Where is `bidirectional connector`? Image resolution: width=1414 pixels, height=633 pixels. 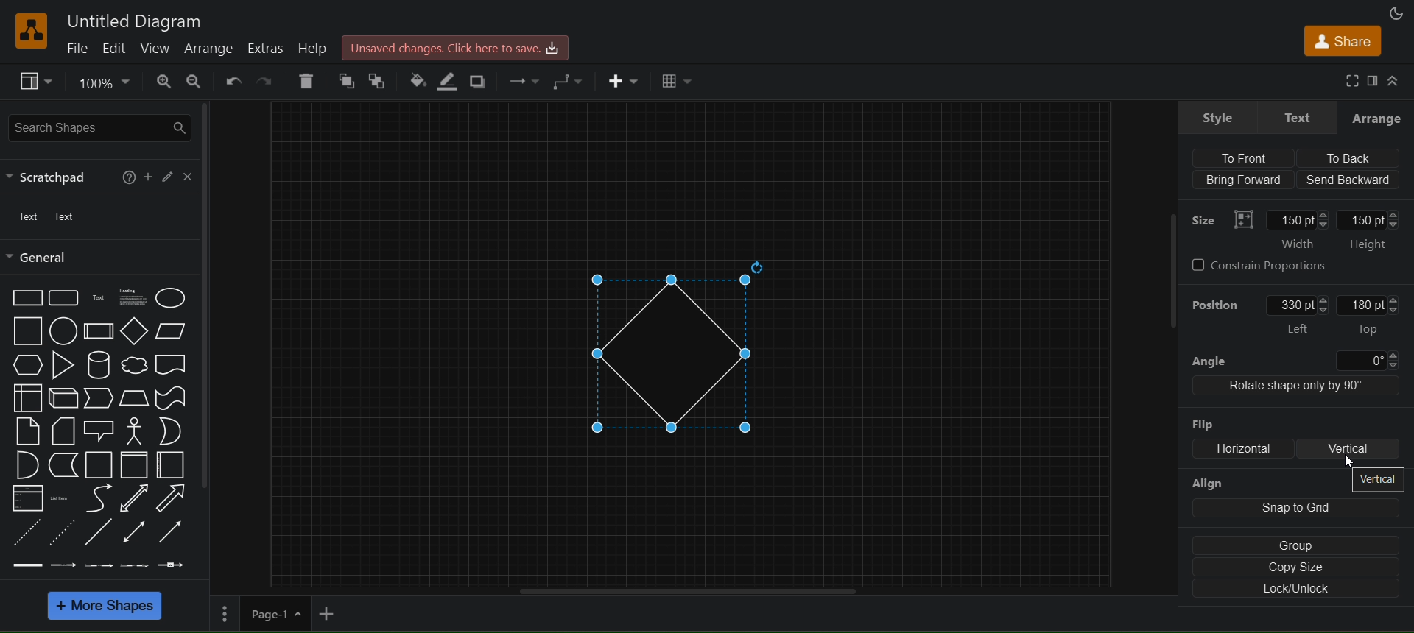
bidirectional connector is located at coordinates (134, 531).